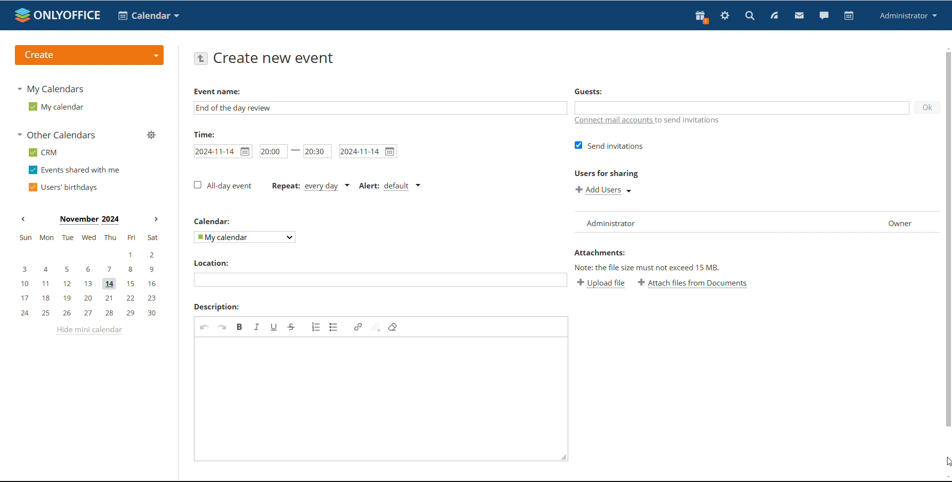 This screenshot has width=952, height=482. What do you see at coordinates (389, 186) in the screenshot?
I see `alert type` at bounding box center [389, 186].